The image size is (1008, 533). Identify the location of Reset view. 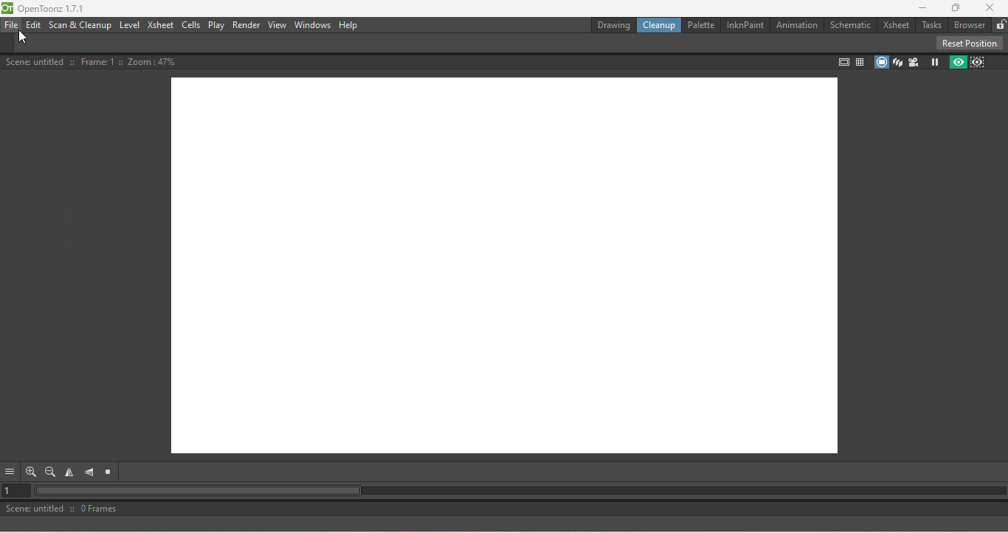
(111, 472).